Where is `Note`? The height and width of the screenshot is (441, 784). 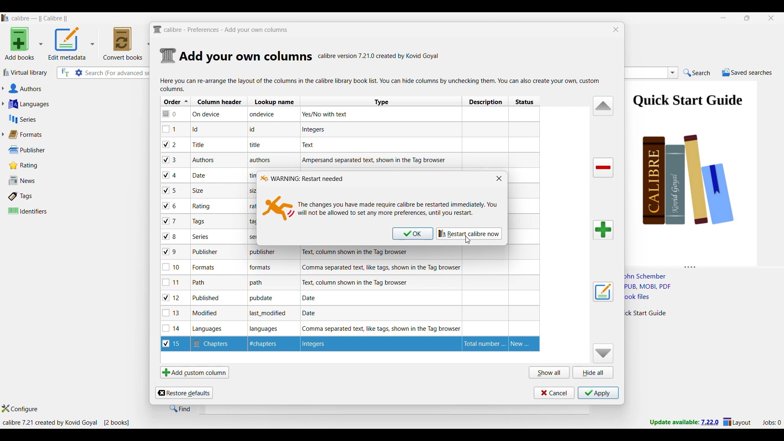 Note is located at coordinates (198, 129).